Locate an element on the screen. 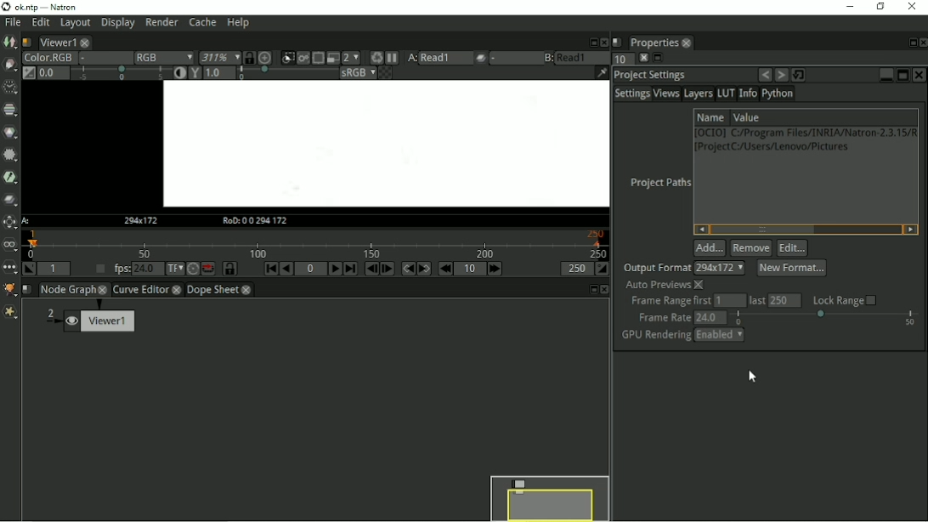  Auto-contrast is located at coordinates (180, 73).